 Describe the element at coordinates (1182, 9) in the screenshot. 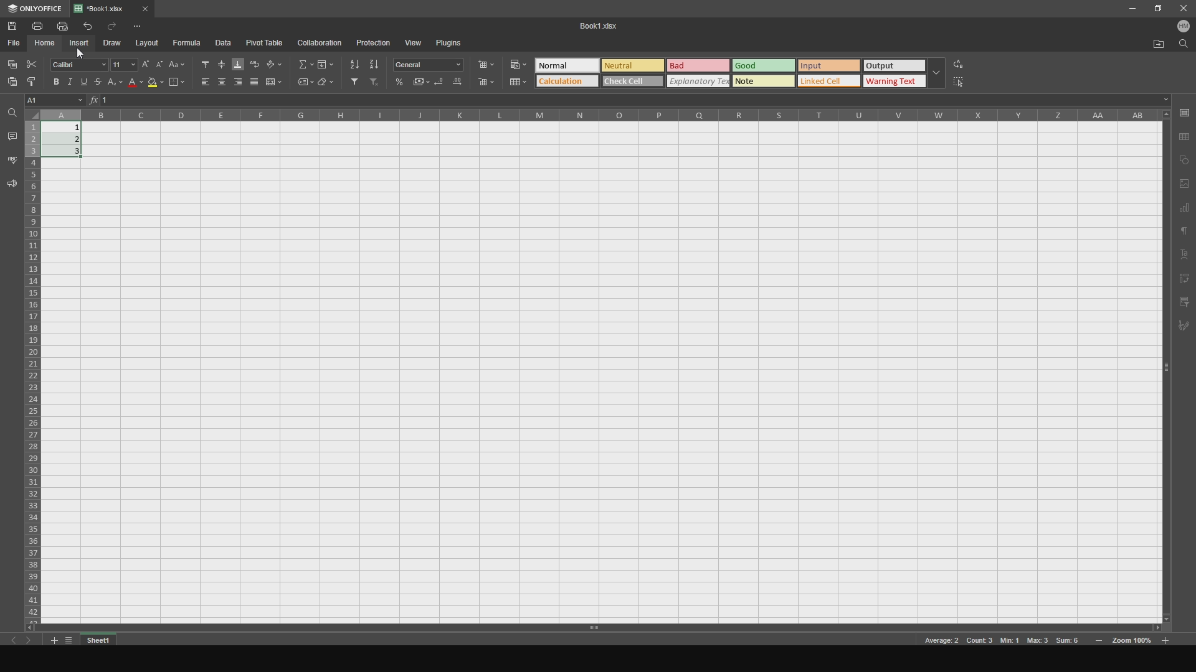

I see `close` at that location.